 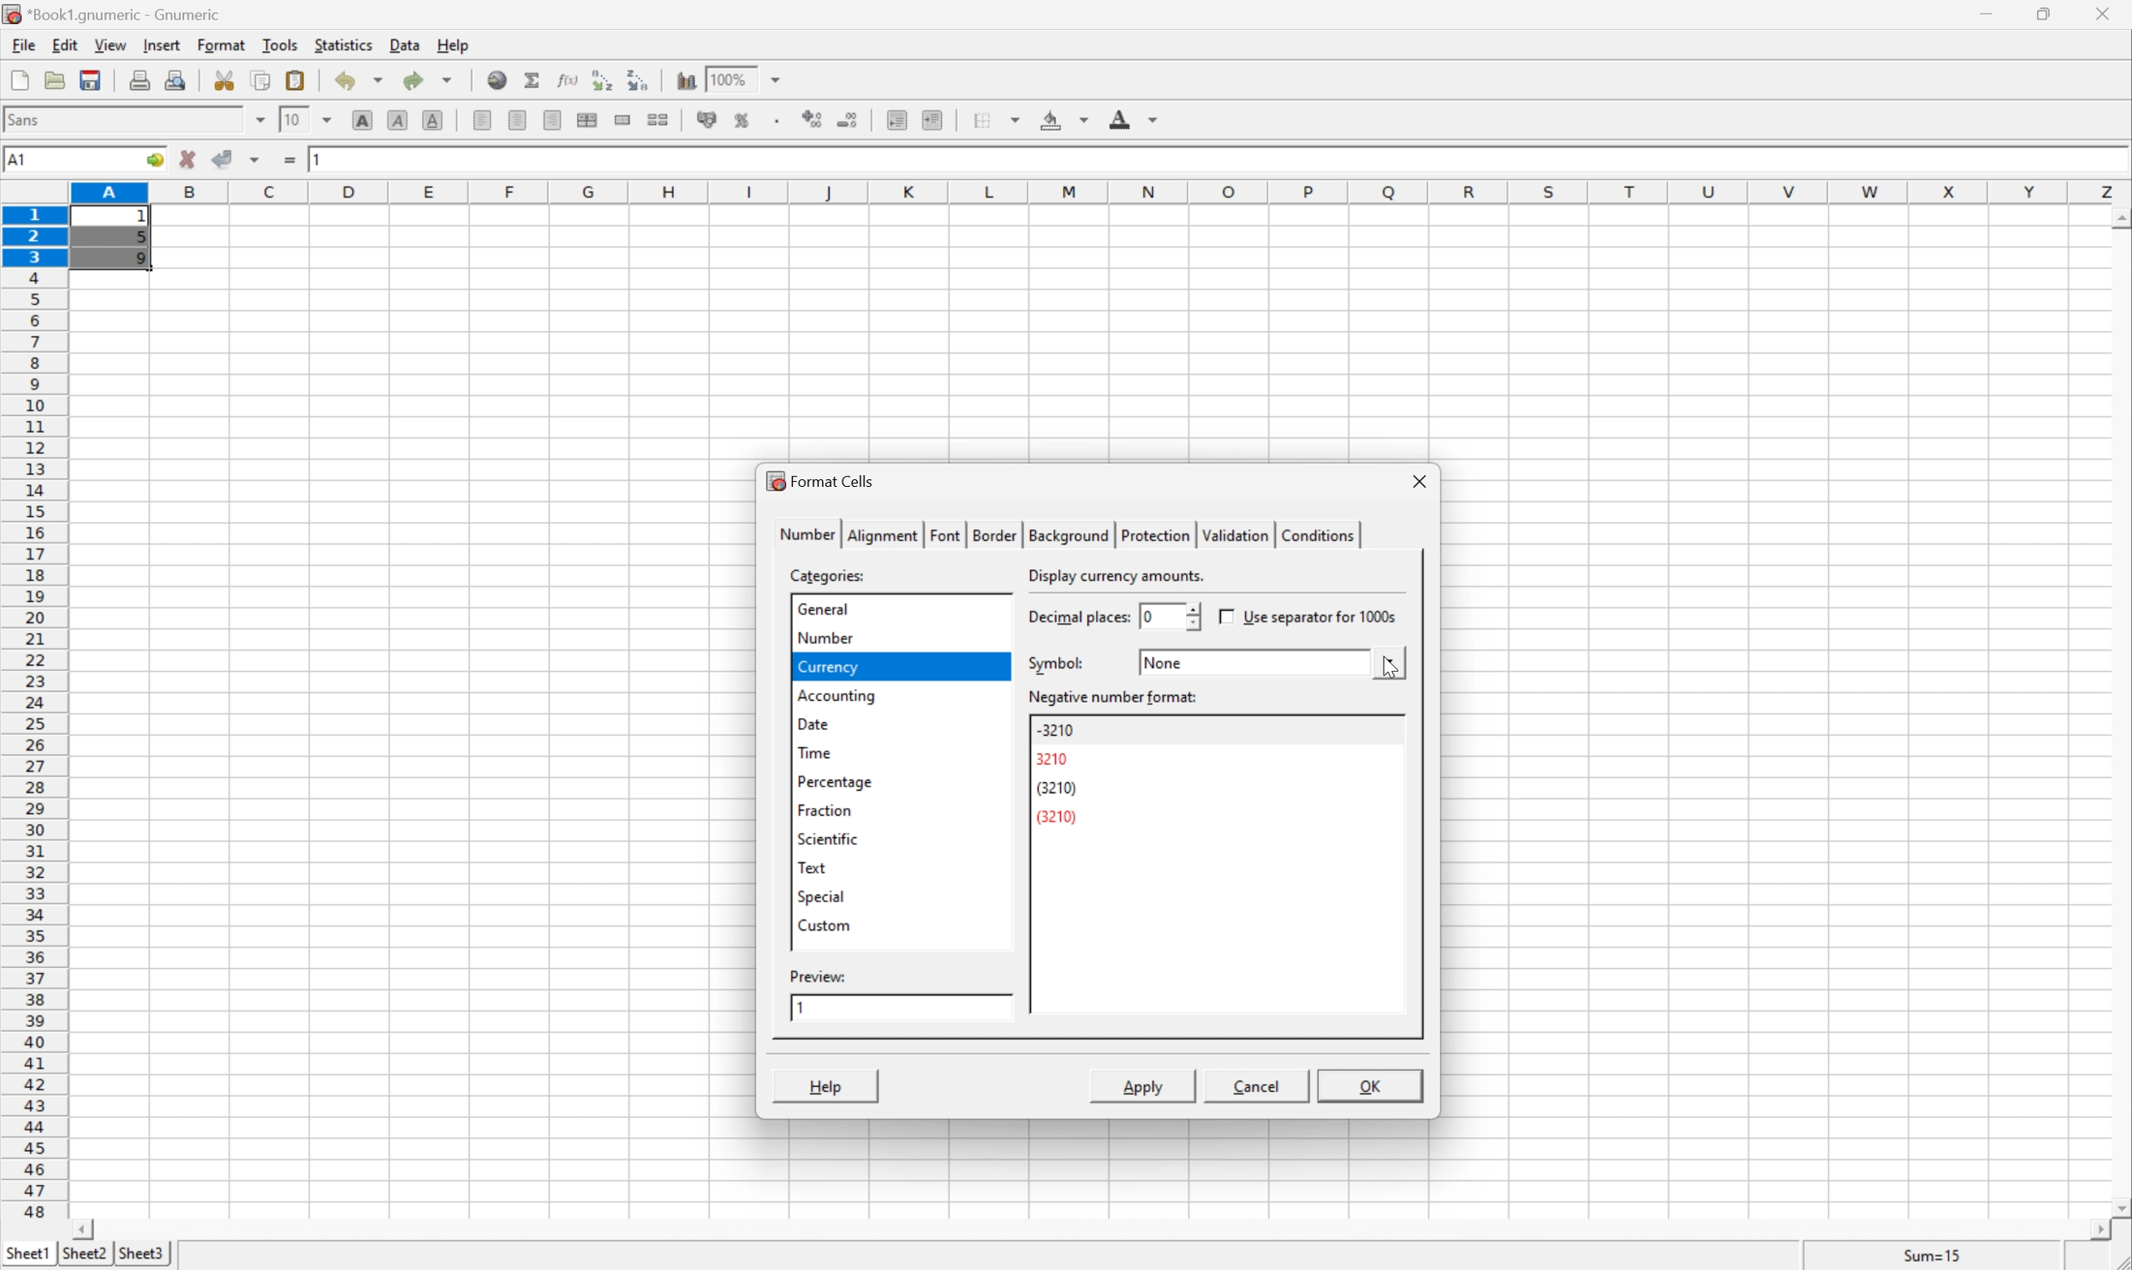 I want to click on paste, so click(x=299, y=80).